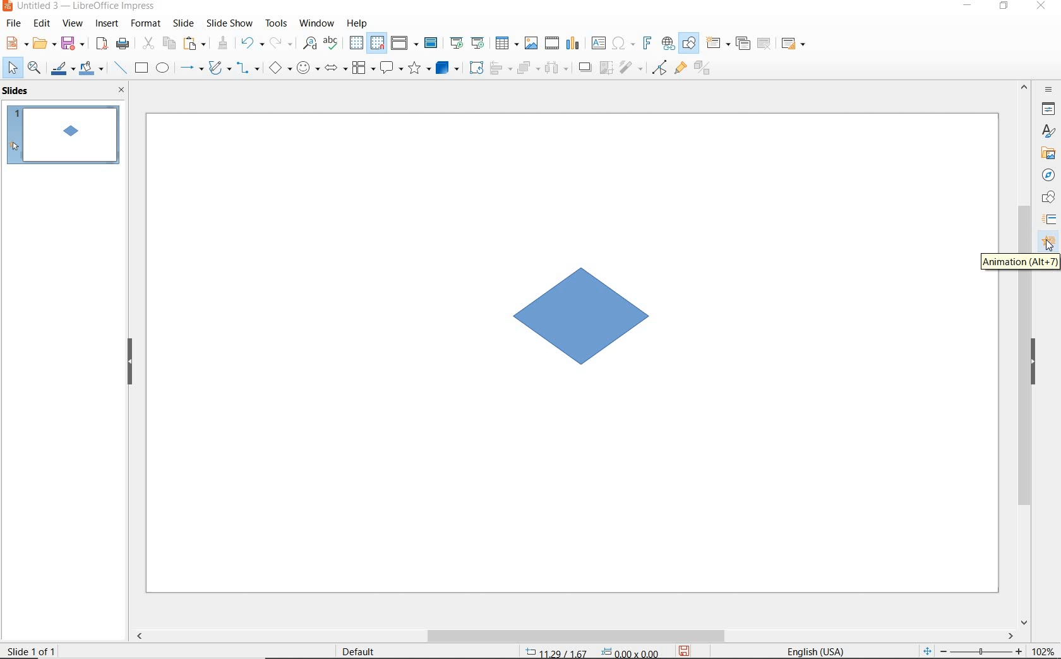  What do you see at coordinates (123, 92) in the screenshot?
I see `close` at bounding box center [123, 92].